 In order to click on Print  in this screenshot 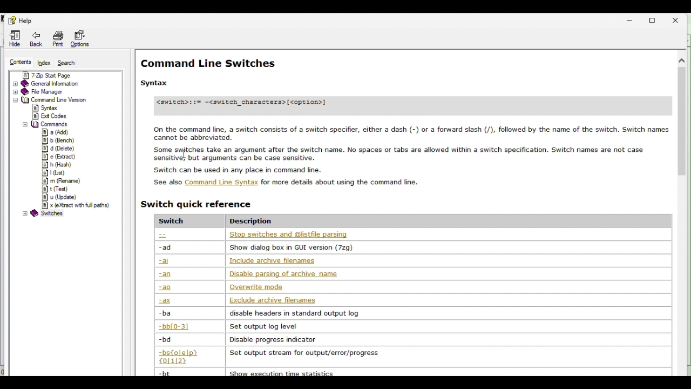, I will do `click(59, 38)`.